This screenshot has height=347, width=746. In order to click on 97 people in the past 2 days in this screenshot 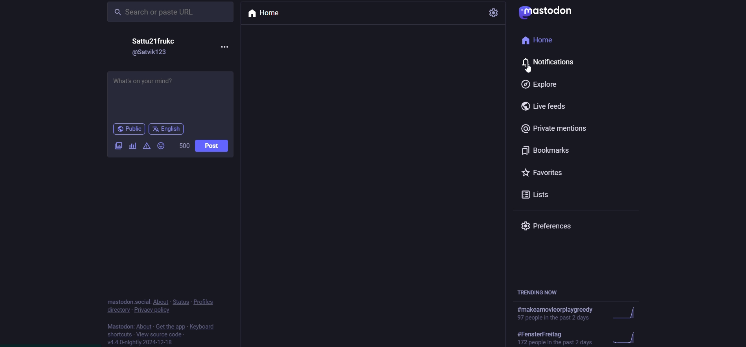, I will do `click(555, 318)`.